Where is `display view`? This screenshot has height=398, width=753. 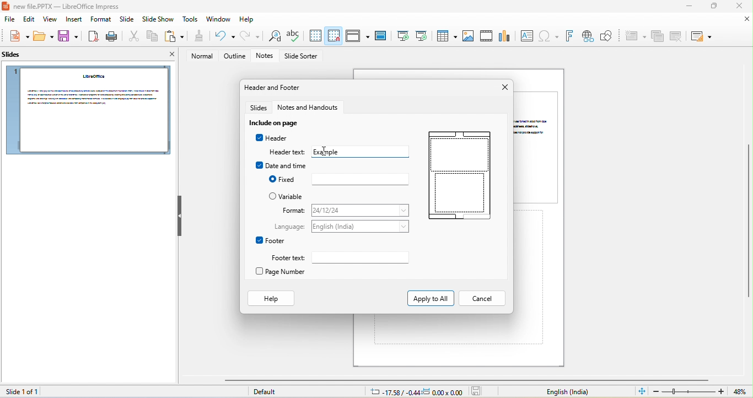
display view is located at coordinates (357, 36).